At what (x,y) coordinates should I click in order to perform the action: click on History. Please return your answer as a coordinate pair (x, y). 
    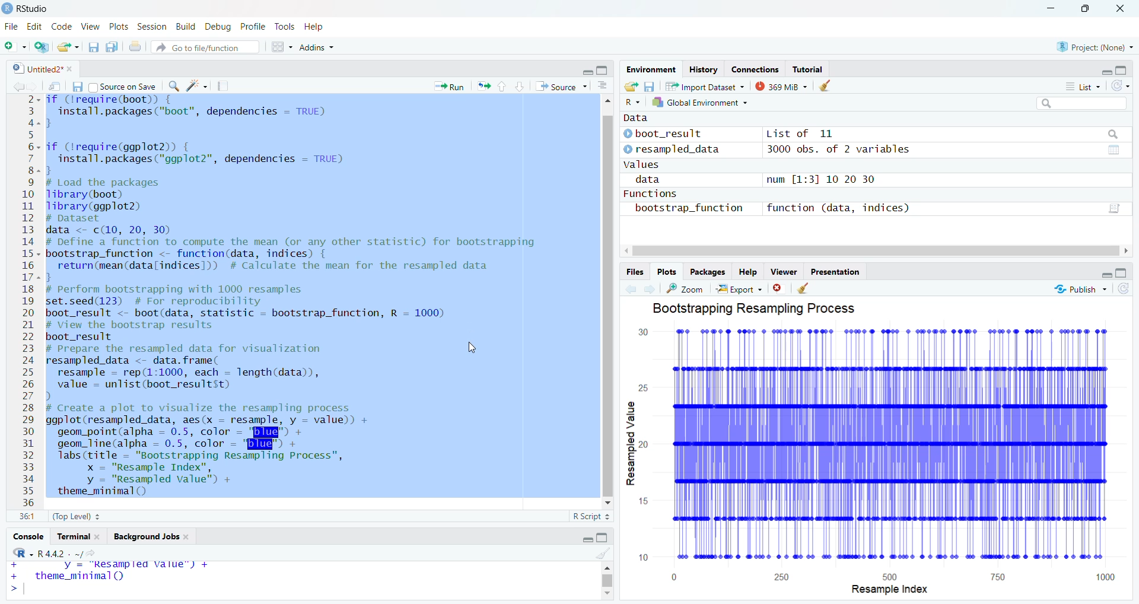
    Looking at the image, I should click on (702, 69).